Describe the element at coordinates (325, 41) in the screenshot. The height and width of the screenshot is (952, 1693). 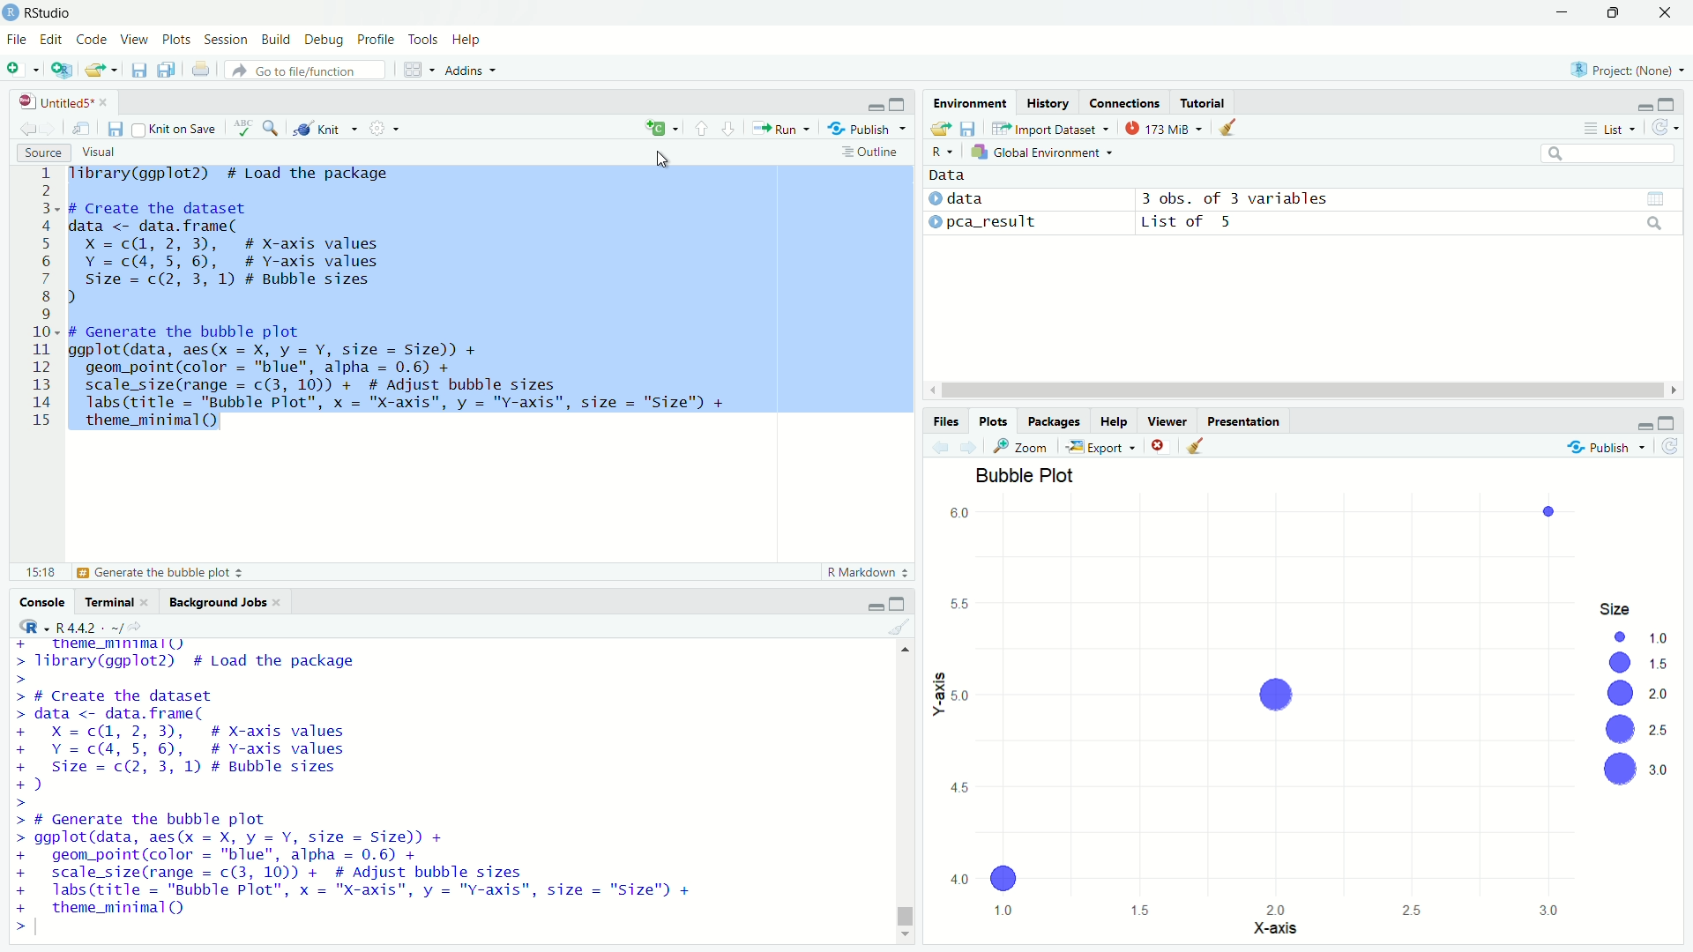
I see `debug` at that location.